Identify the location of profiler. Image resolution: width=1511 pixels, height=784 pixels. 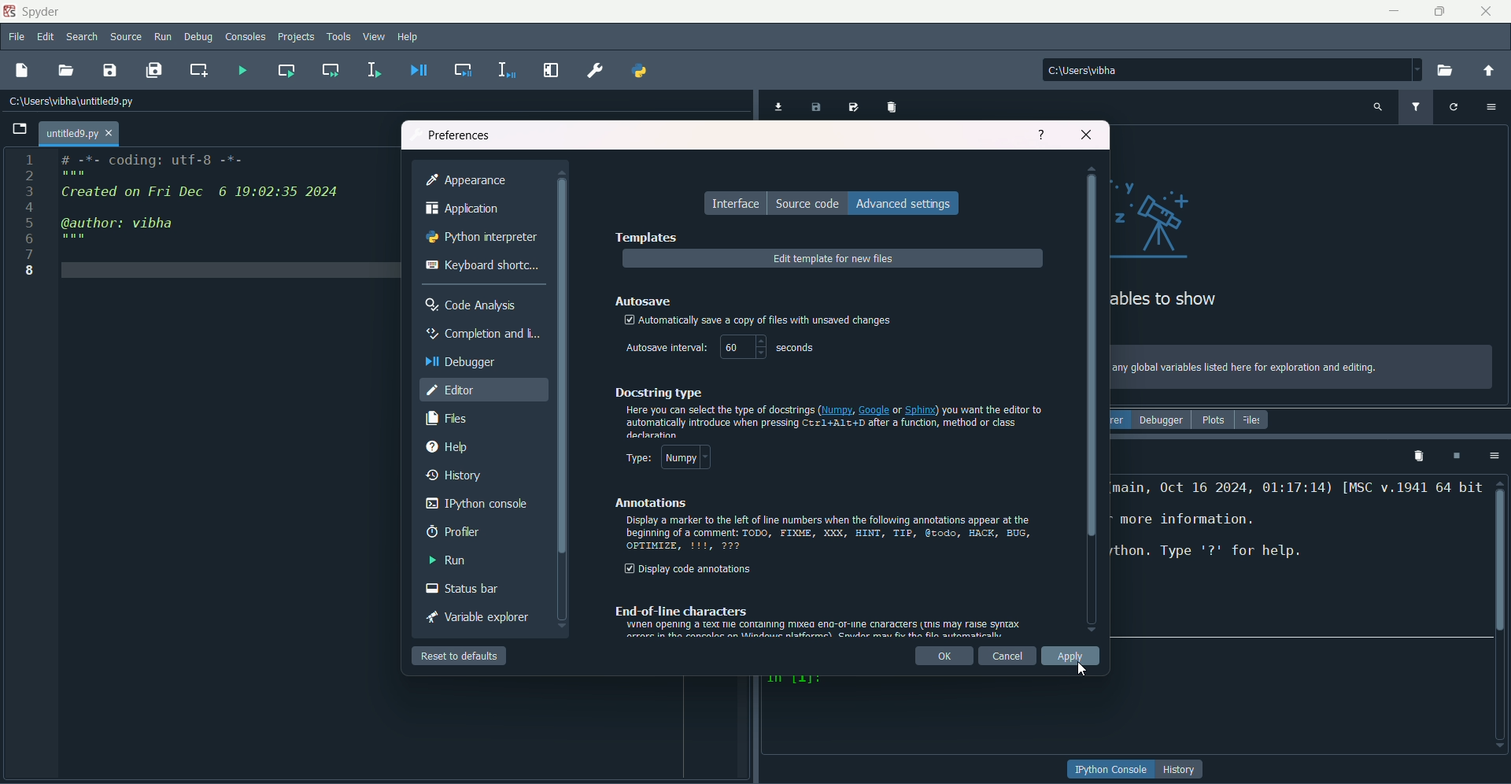
(449, 533).